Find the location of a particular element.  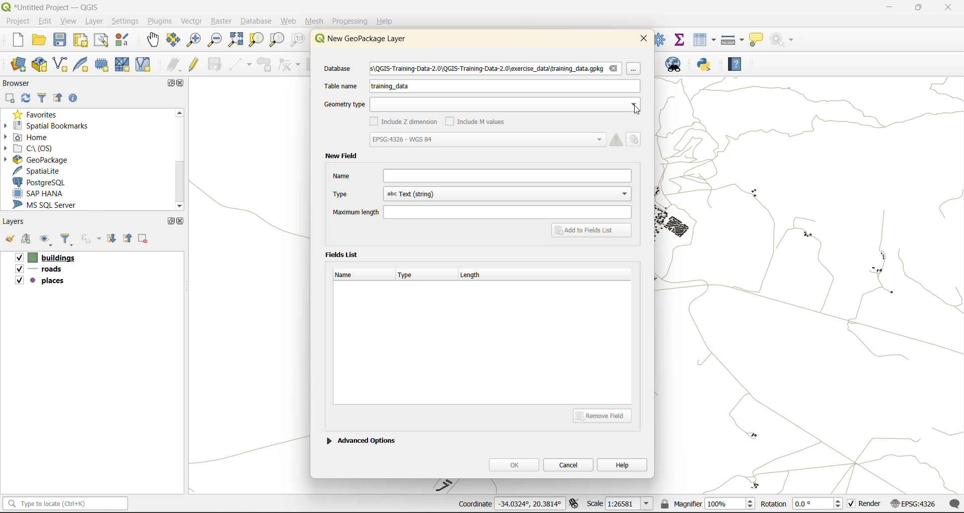

web is located at coordinates (289, 21).